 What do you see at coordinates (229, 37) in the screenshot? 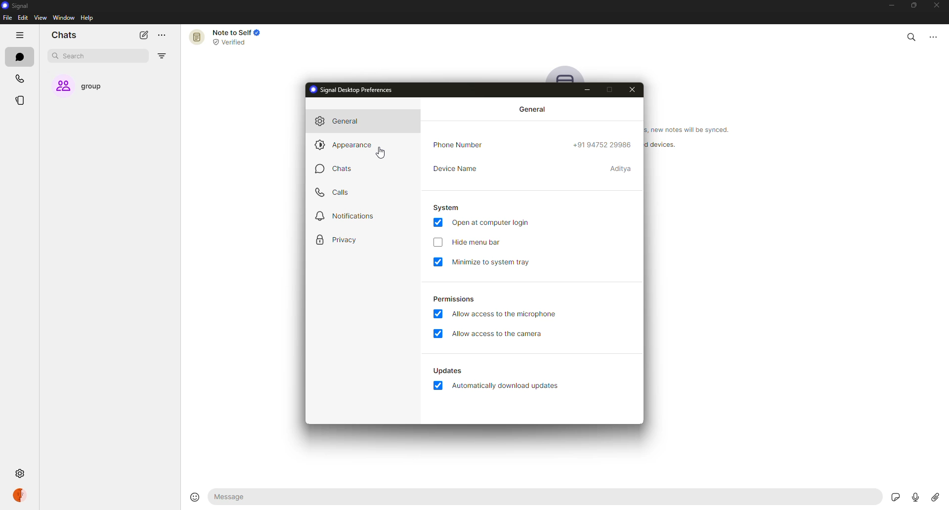
I see `note to self` at bounding box center [229, 37].